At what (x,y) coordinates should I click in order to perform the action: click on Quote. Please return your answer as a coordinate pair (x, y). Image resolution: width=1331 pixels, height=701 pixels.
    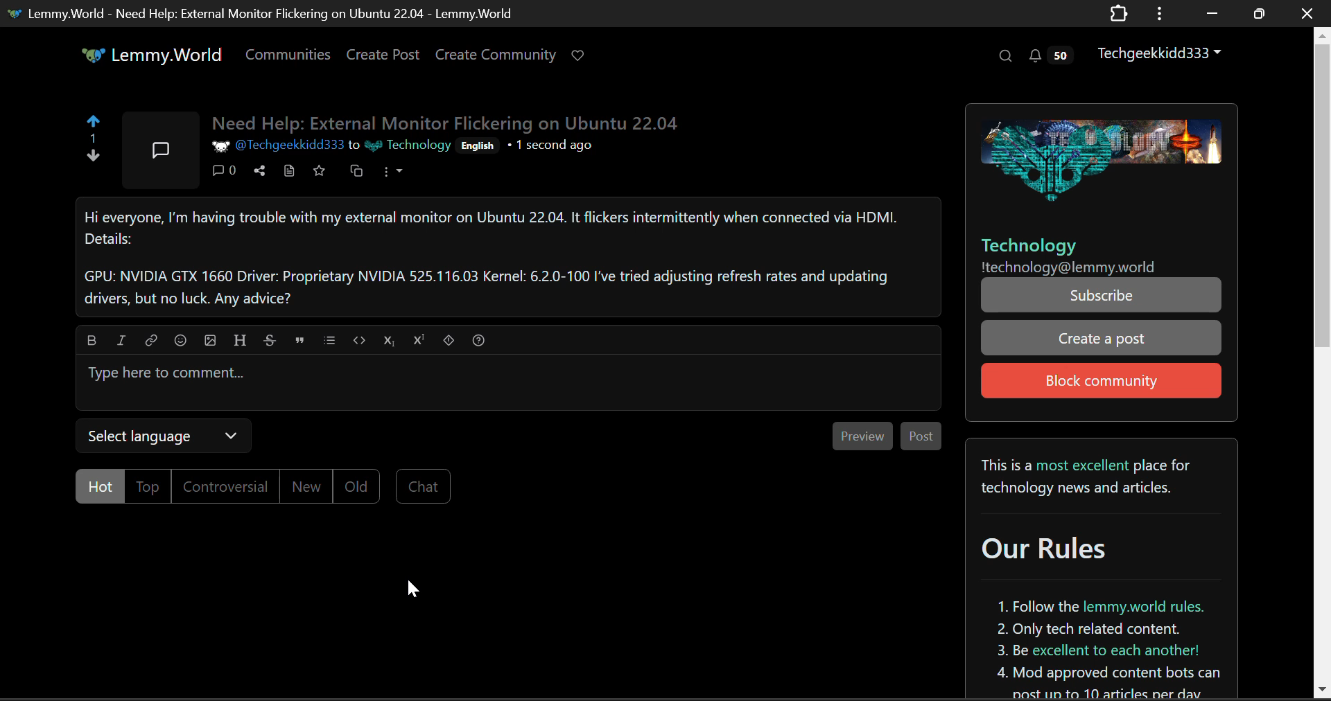
    Looking at the image, I should click on (298, 340).